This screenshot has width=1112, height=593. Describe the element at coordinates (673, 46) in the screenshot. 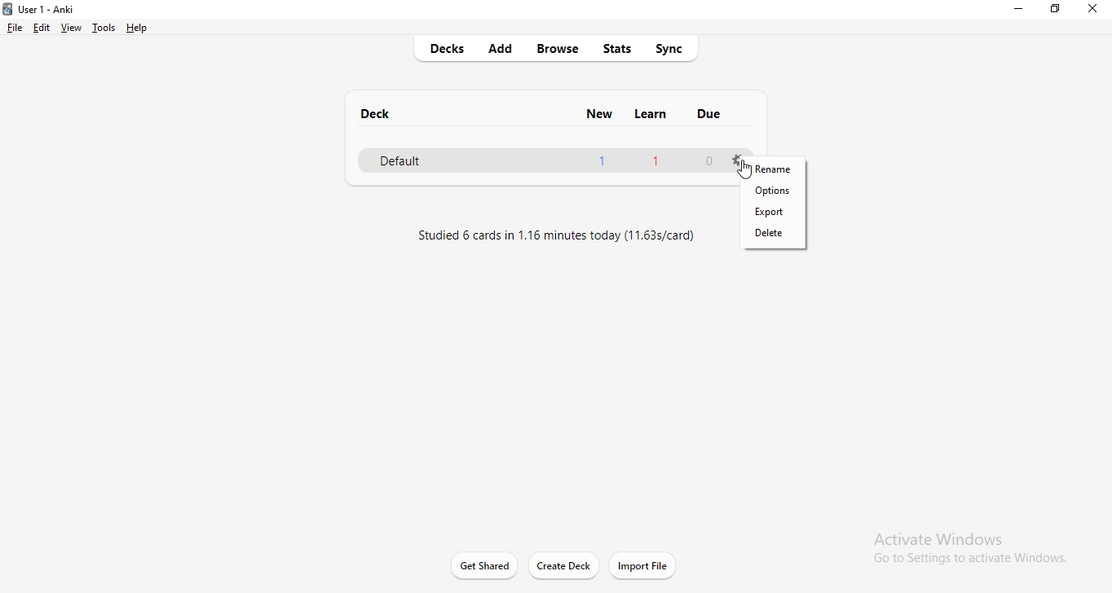

I see `sync` at that location.